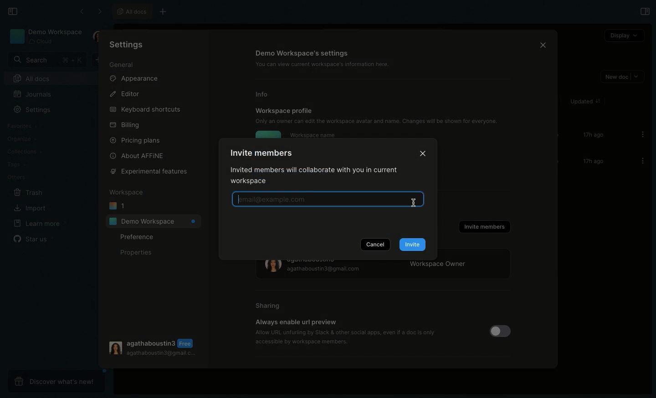 This screenshot has height=398, width=656. What do you see at coordinates (384, 267) in the screenshot?
I see `Workspace owner` at bounding box center [384, 267].